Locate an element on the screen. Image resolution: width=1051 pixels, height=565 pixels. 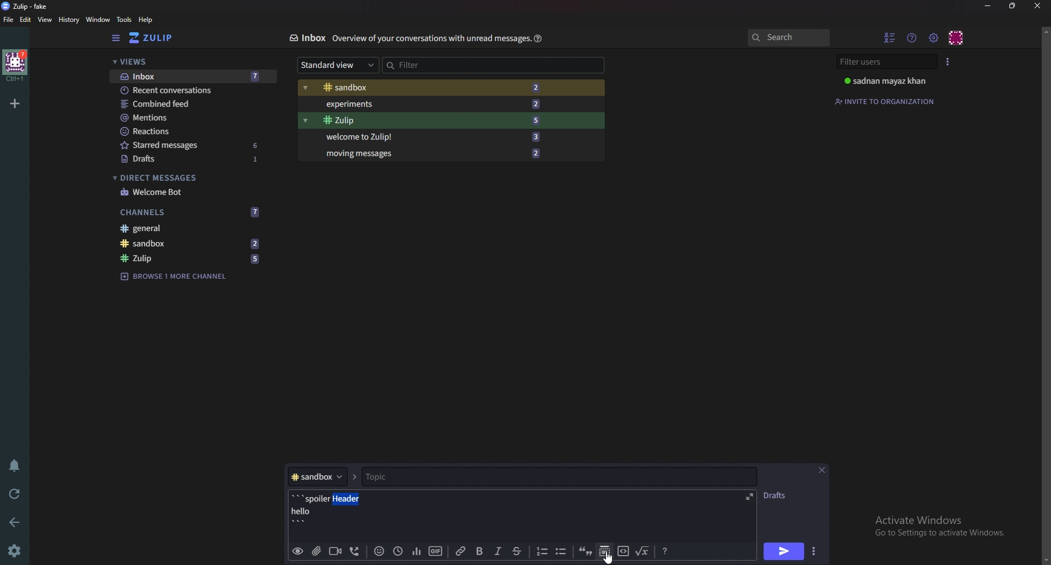
Video call is located at coordinates (334, 552).